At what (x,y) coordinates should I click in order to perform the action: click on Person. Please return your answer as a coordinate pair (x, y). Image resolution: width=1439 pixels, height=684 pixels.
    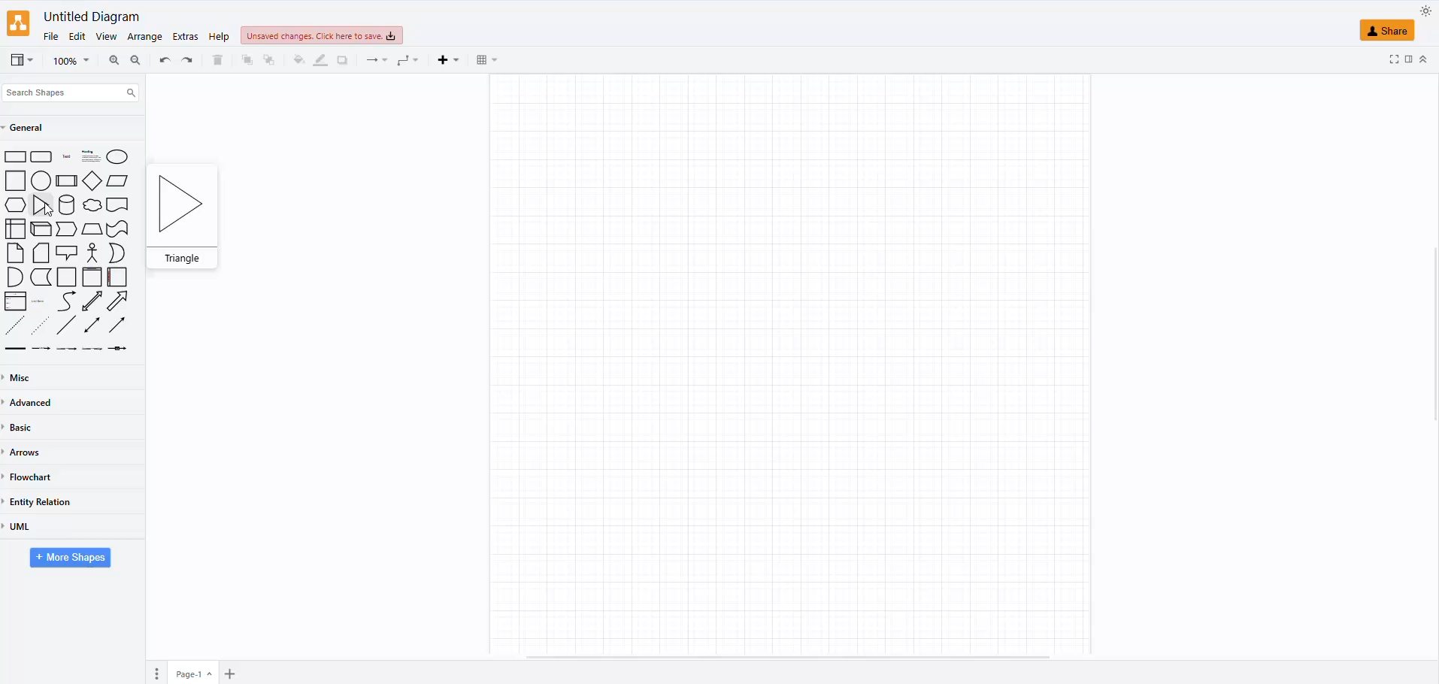
    Looking at the image, I should click on (92, 253).